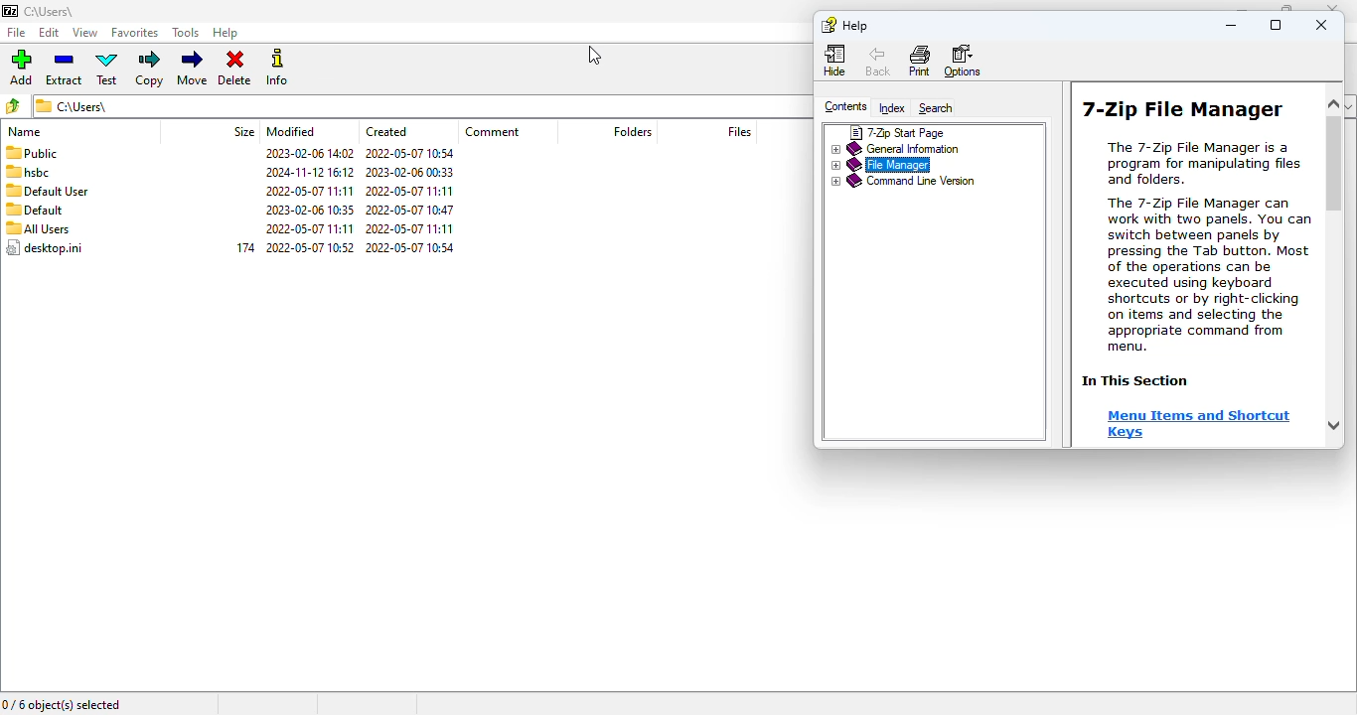 This screenshot has width=1357, height=715. I want to click on cursor, so click(594, 56).